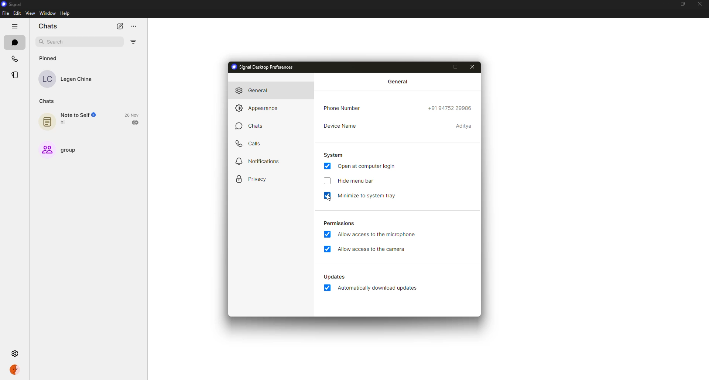  What do you see at coordinates (340, 126) in the screenshot?
I see `device name` at bounding box center [340, 126].